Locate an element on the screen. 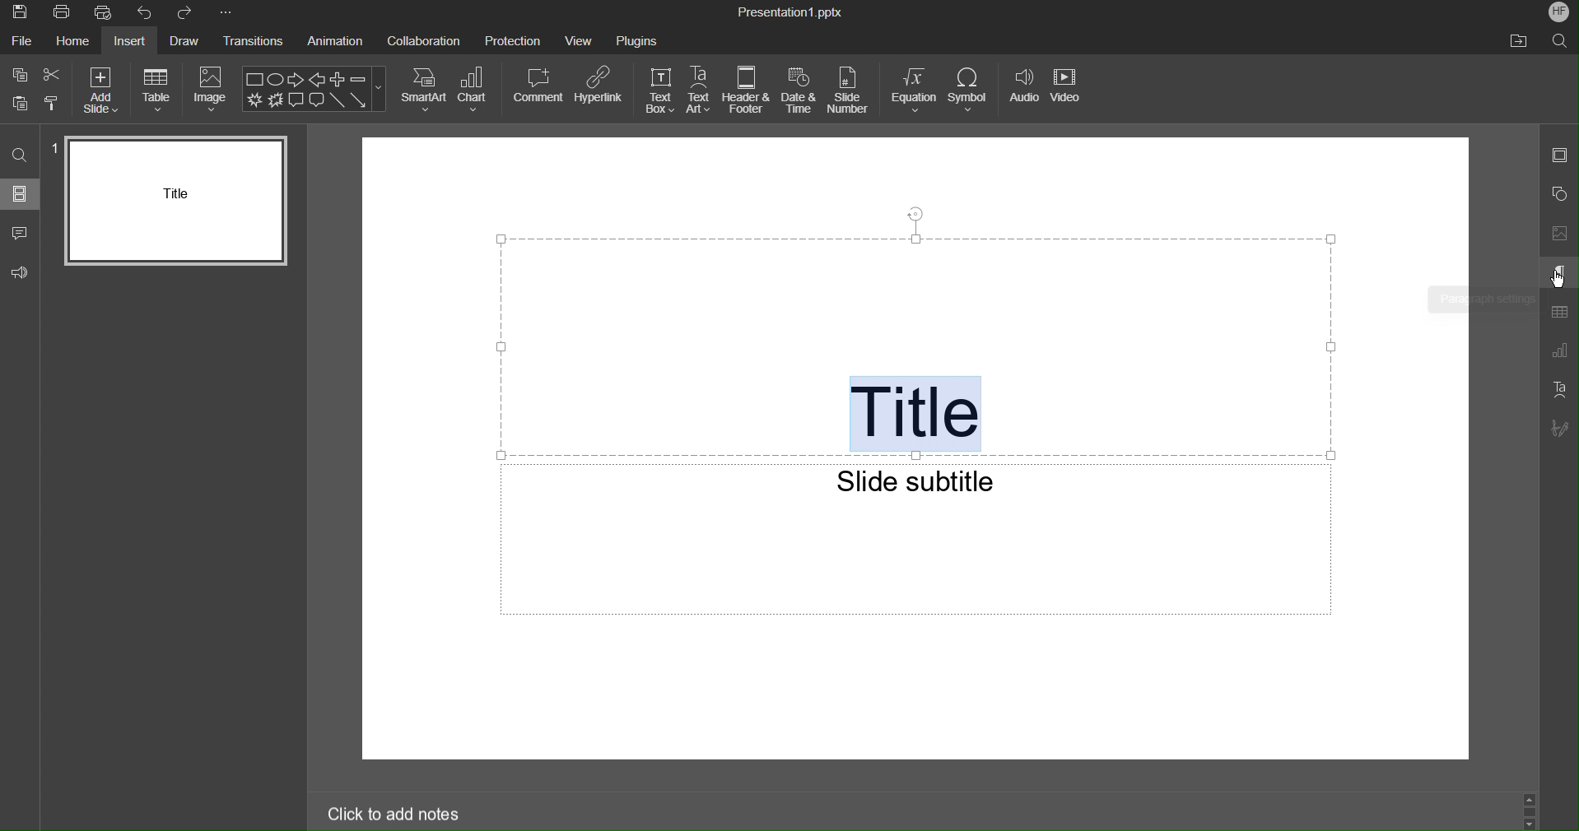 This screenshot has width=1579, height=831. TextArt is located at coordinates (701, 90).